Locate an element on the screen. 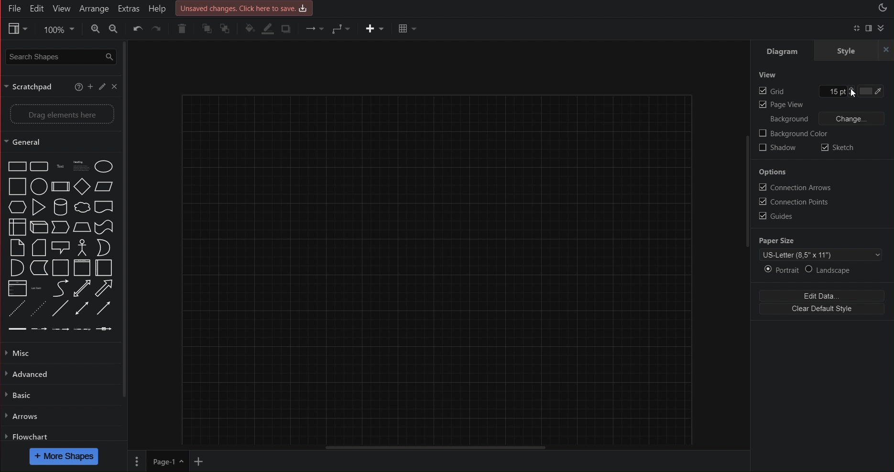  Help is located at coordinates (78, 87).